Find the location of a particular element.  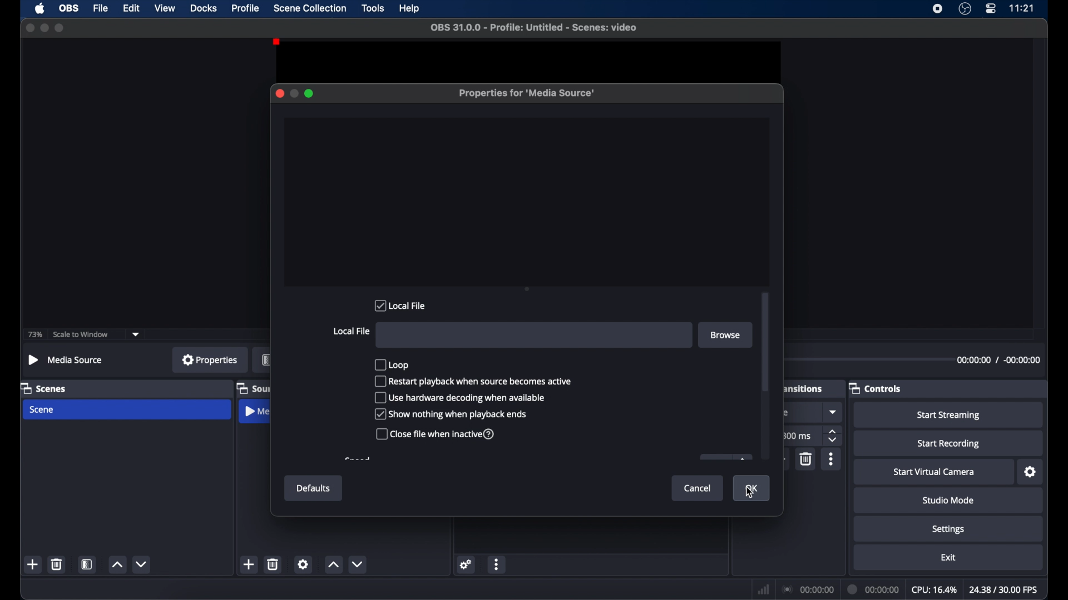

local file is located at coordinates (351, 331).